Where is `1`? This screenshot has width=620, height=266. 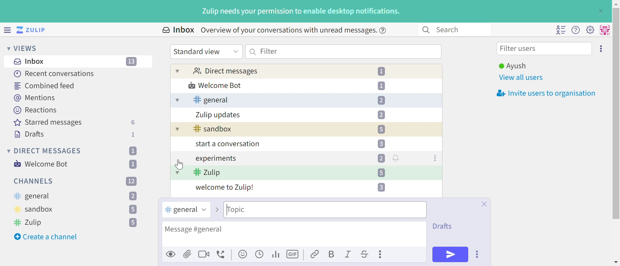
1 is located at coordinates (134, 134).